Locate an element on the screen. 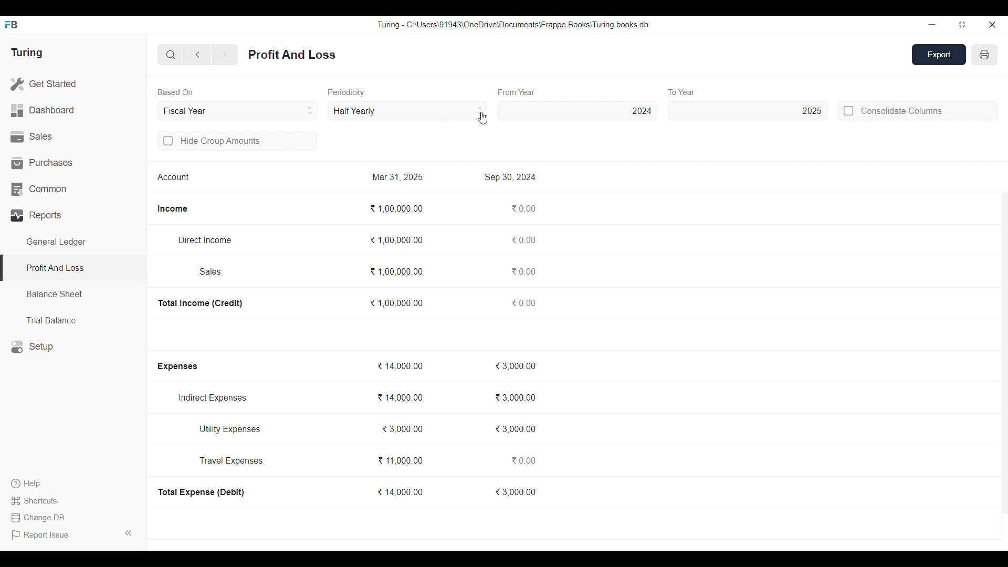  Export is located at coordinates (939, 55).